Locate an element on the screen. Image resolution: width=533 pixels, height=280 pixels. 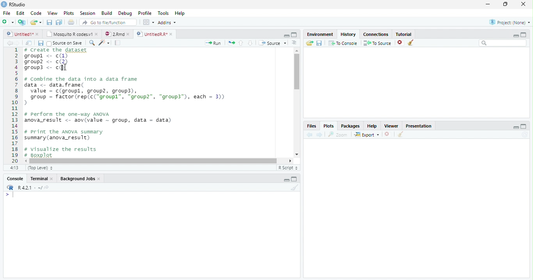
2Rmd is located at coordinates (117, 33).